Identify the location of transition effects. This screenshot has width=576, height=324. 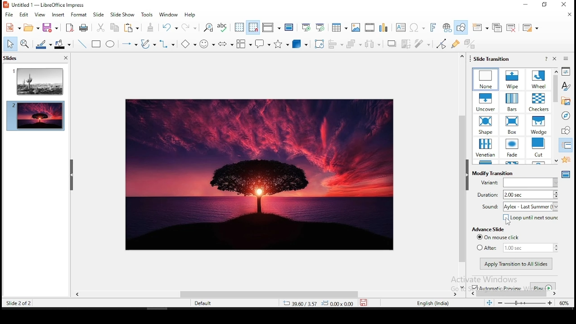
(486, 103).